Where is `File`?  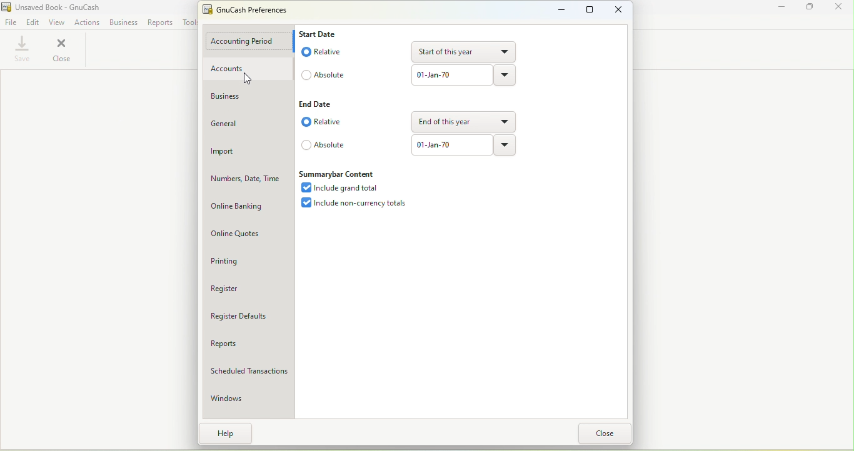
File is located at coordinates (12, 21).